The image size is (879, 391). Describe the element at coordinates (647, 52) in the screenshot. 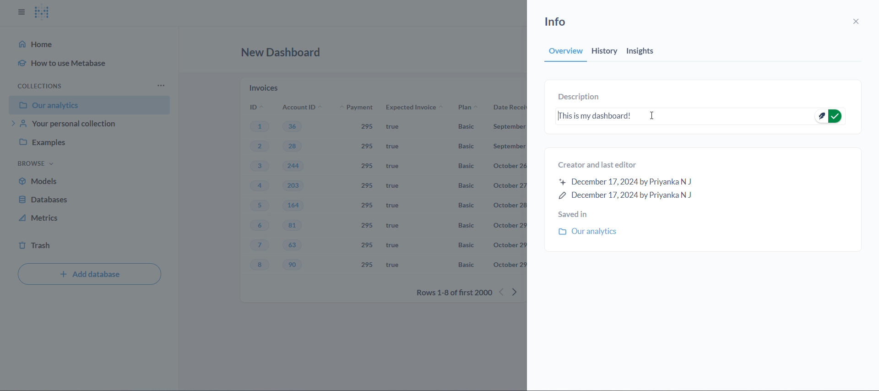

I see `insights` at that location.